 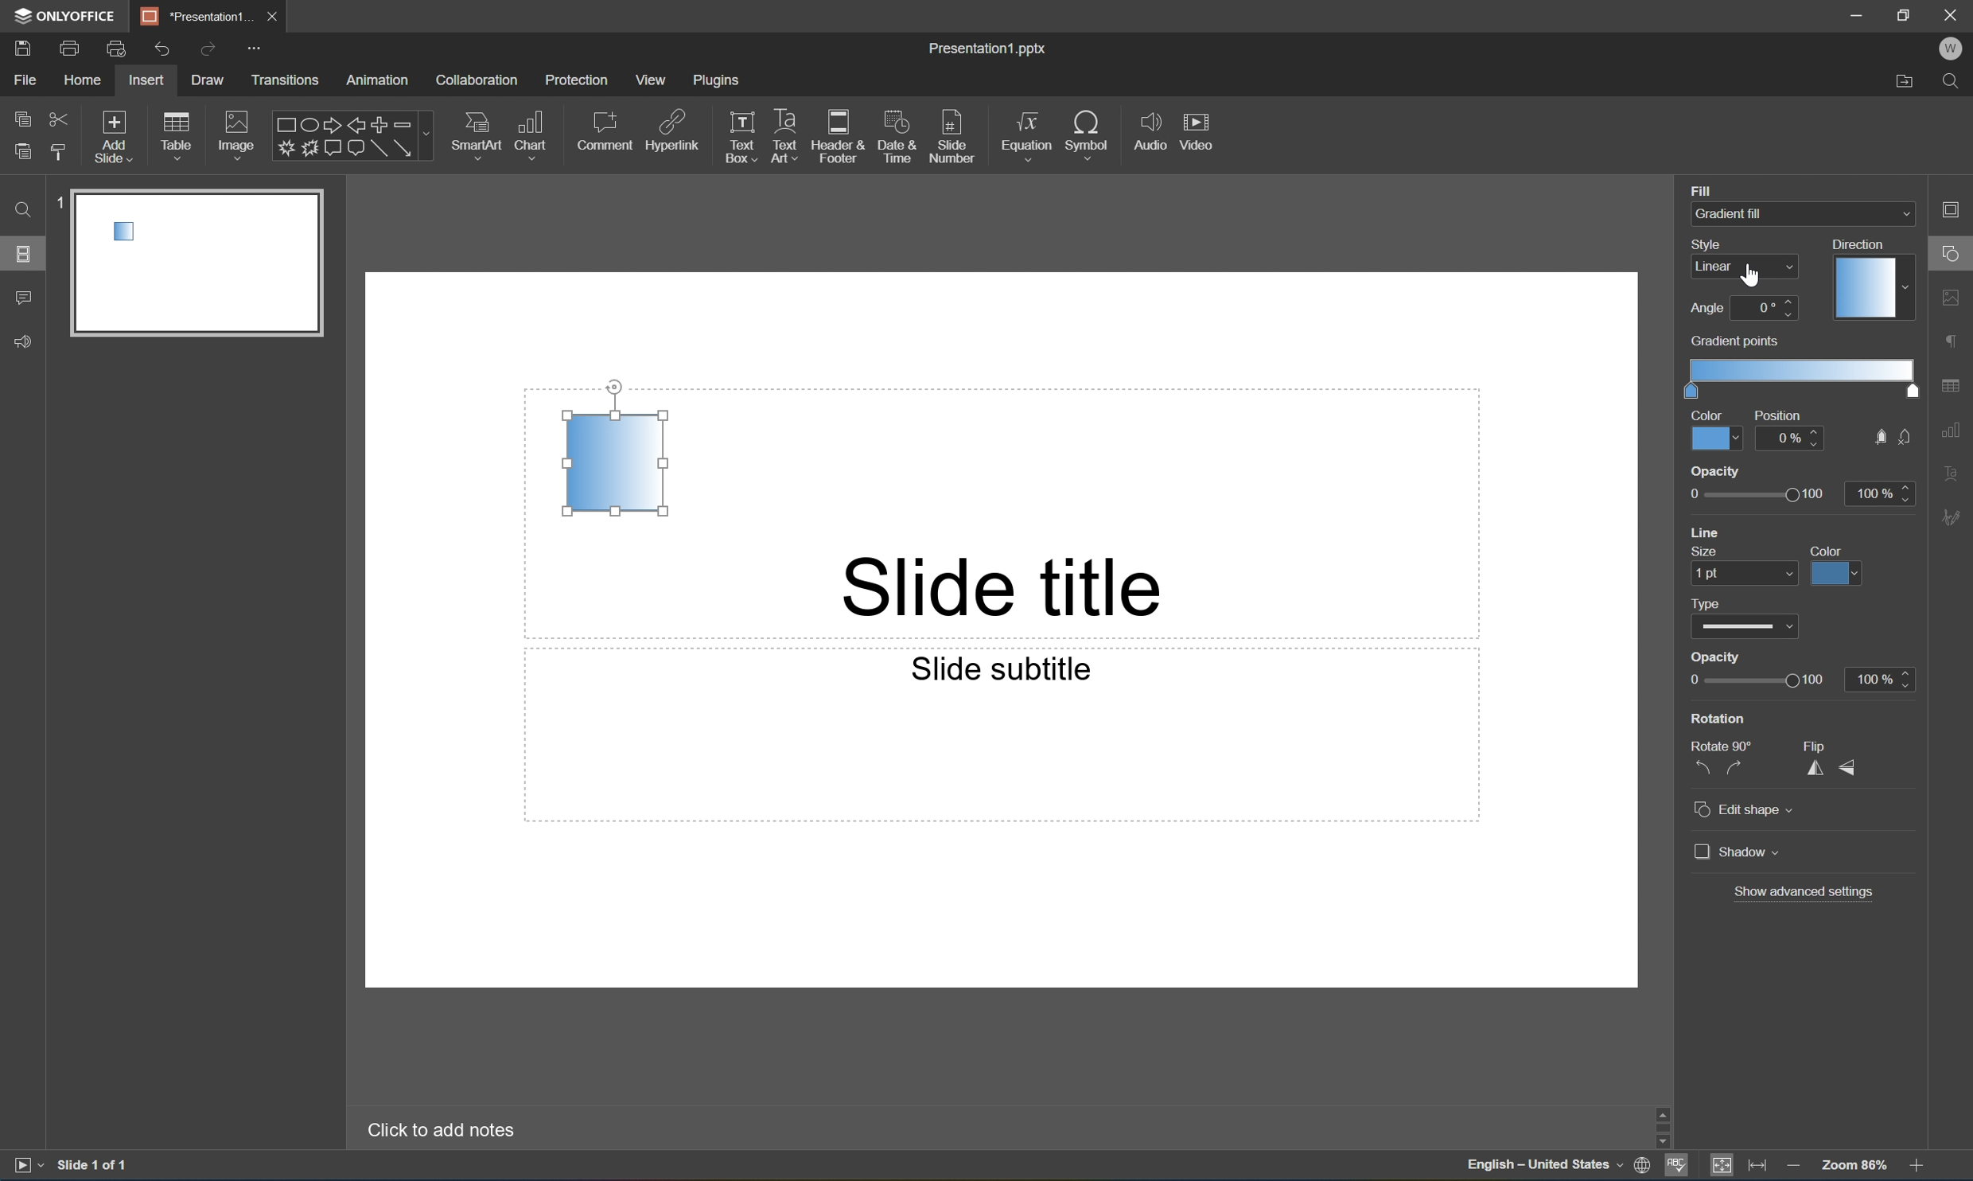 I want to click on Paragraph settings, so click(x=1955, y=342).